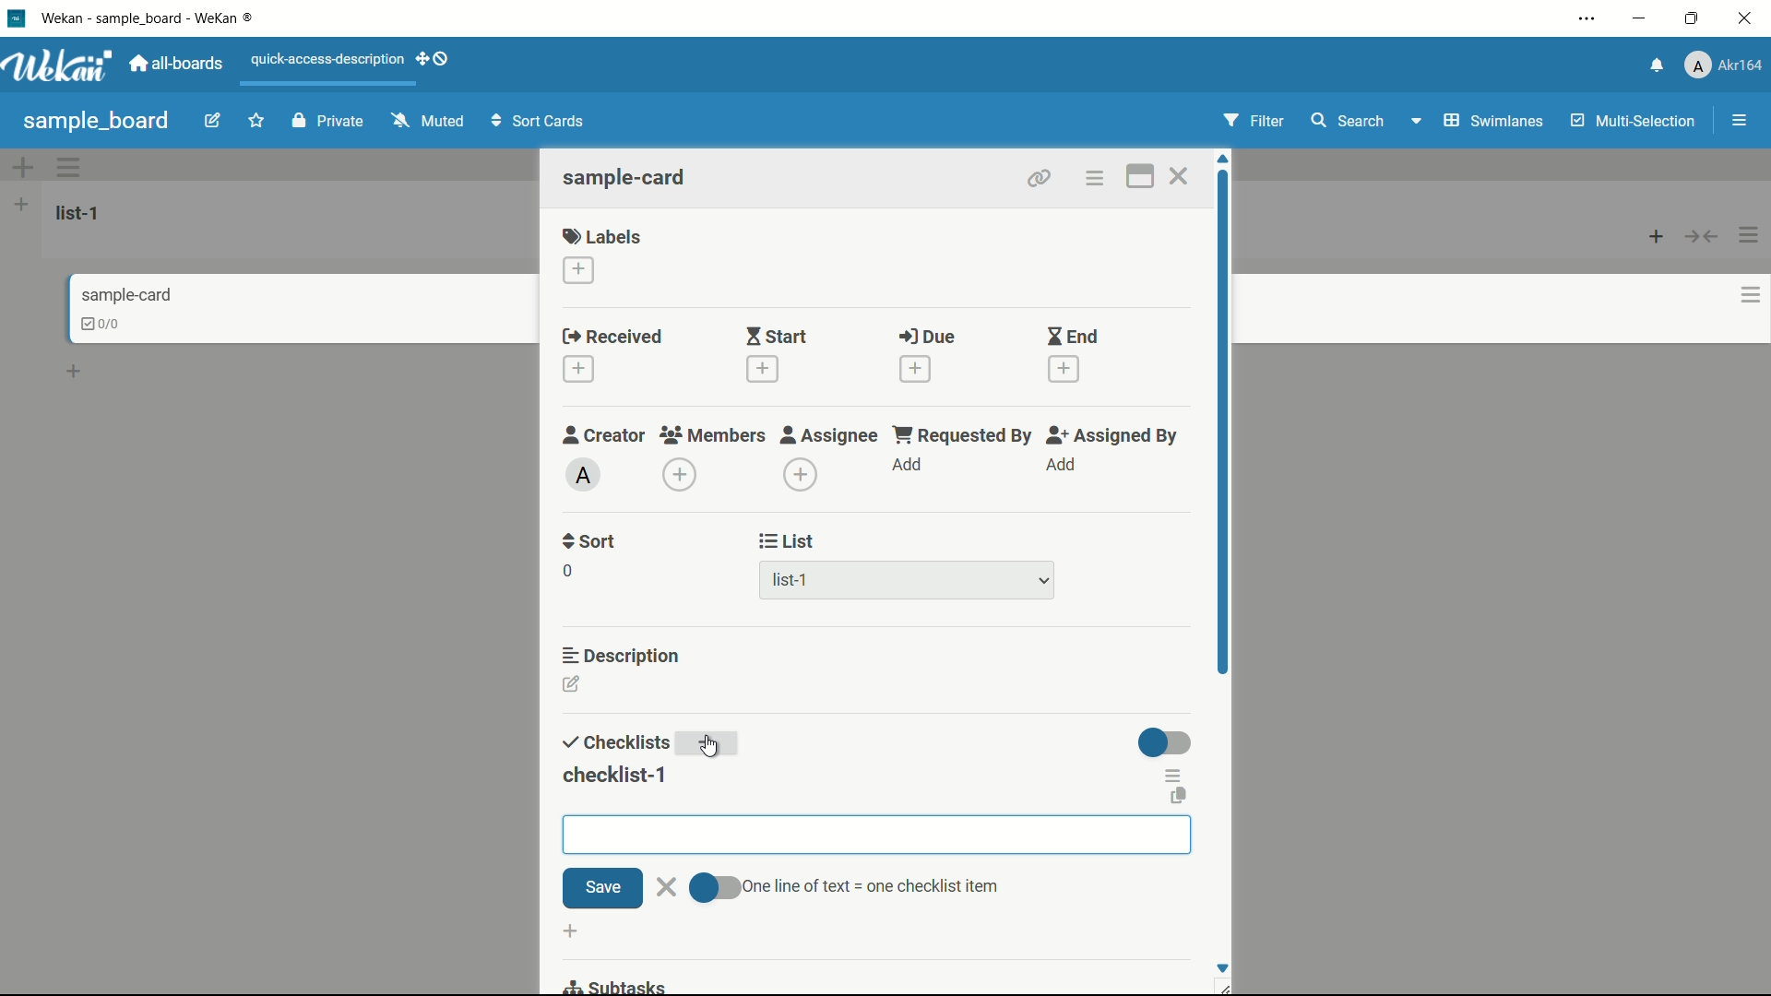 This screenshot has width=1771, height=996. What do you see at coordinates (425, 122) in the screenshot?
I see `muted` at bounding box center [425, 122].